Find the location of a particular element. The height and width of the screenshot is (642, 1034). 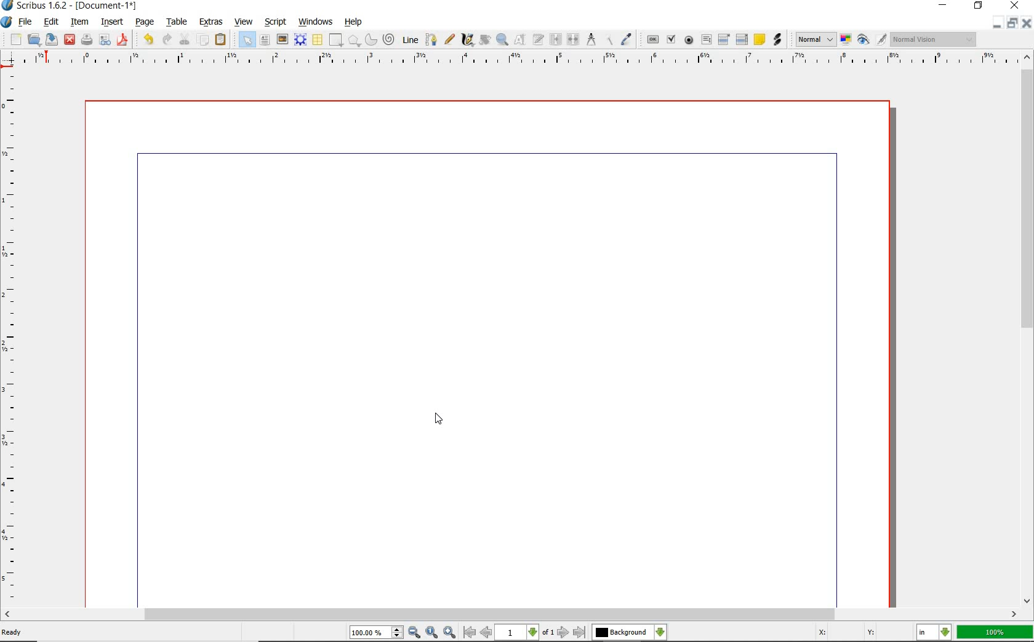

coordinates is located at coordinates (850, 633).